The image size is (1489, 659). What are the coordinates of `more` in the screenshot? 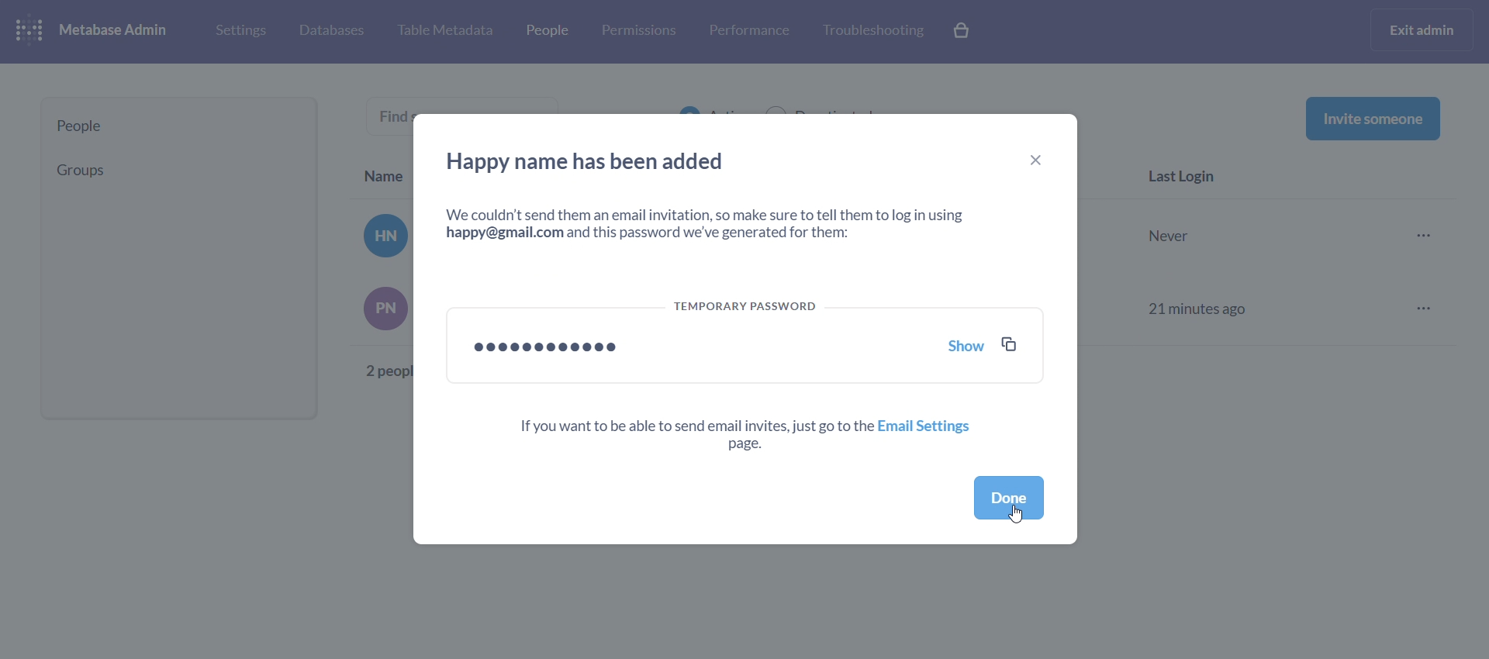 It's located at (1429, 236).